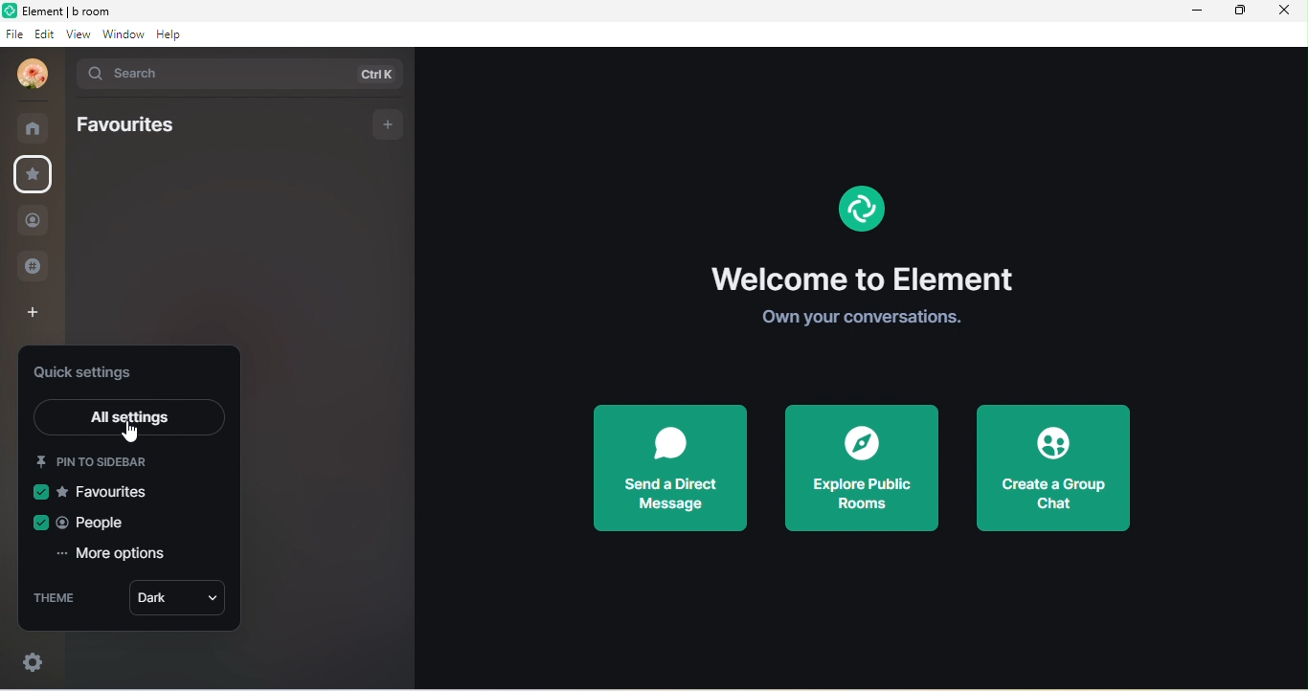 This screenshot has height=691, width=1308. Describe the element at coordinates (93, 370) in the screenshot. I see `quick settings` at that location.